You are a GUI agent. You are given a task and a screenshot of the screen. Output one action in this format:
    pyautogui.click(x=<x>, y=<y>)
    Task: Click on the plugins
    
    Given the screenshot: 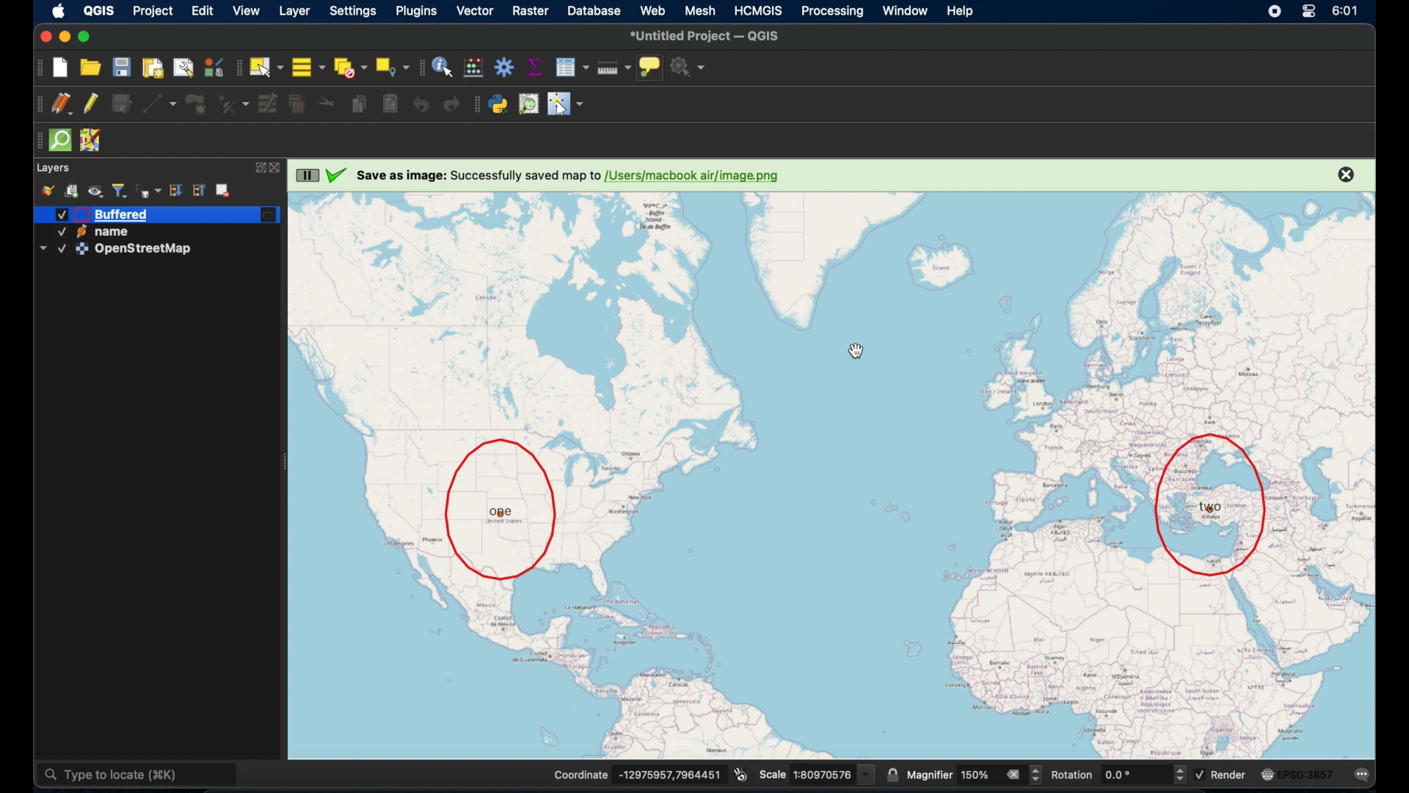 What is the action you would take?
    pyautogui.click(x=416, y=11)
    